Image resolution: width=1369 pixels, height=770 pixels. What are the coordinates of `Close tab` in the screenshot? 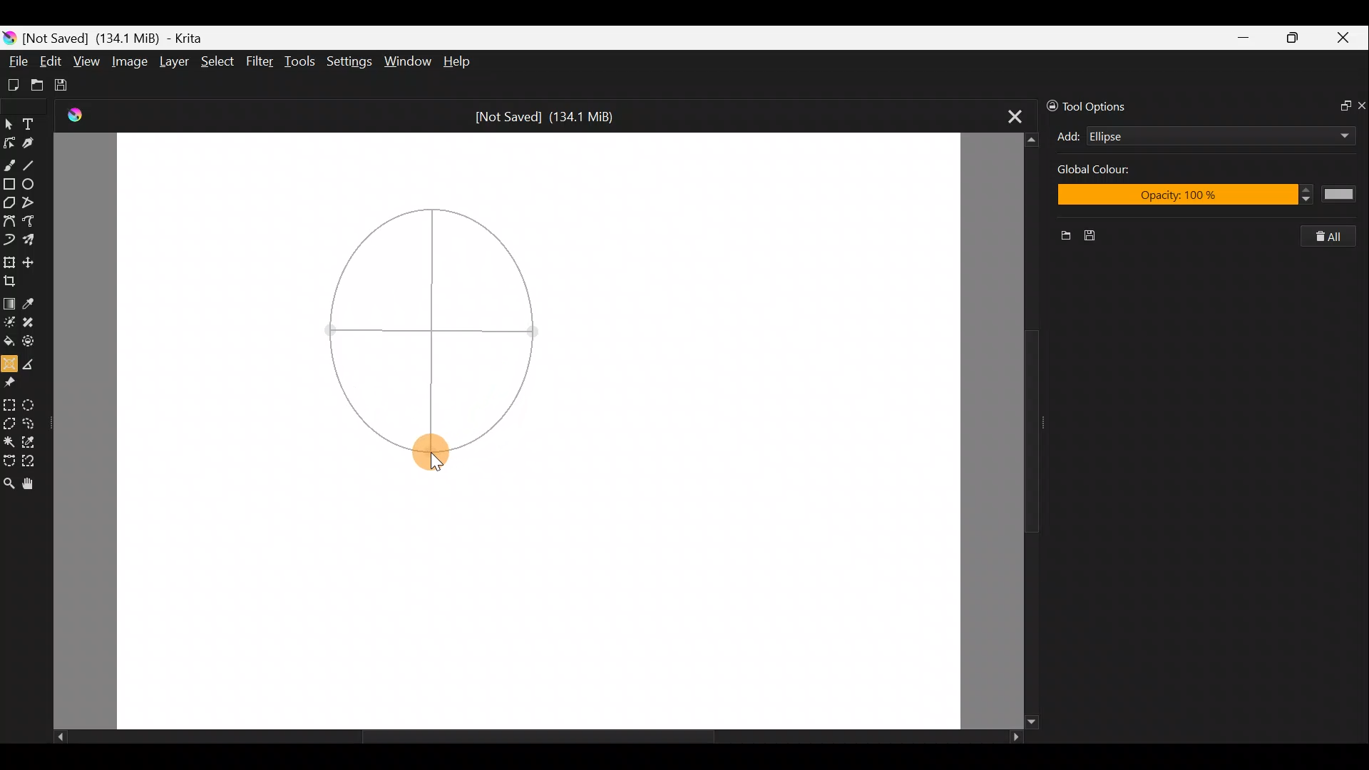 It's located at (1007, 117).